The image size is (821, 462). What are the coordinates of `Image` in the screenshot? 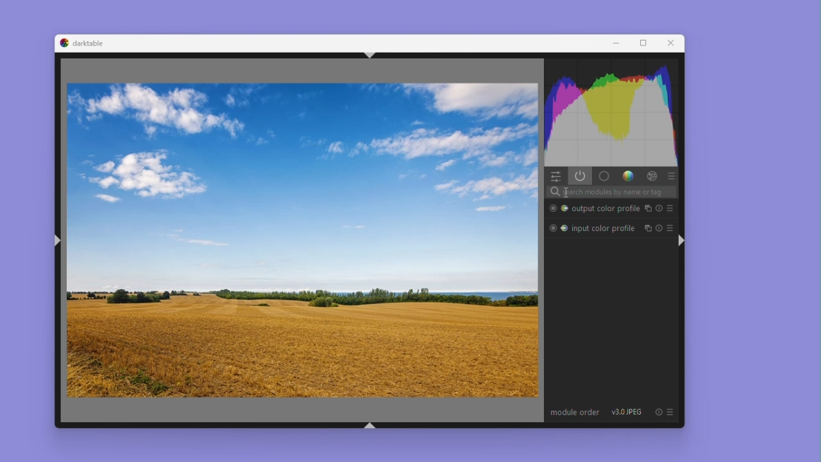 It's located at (302, 239).